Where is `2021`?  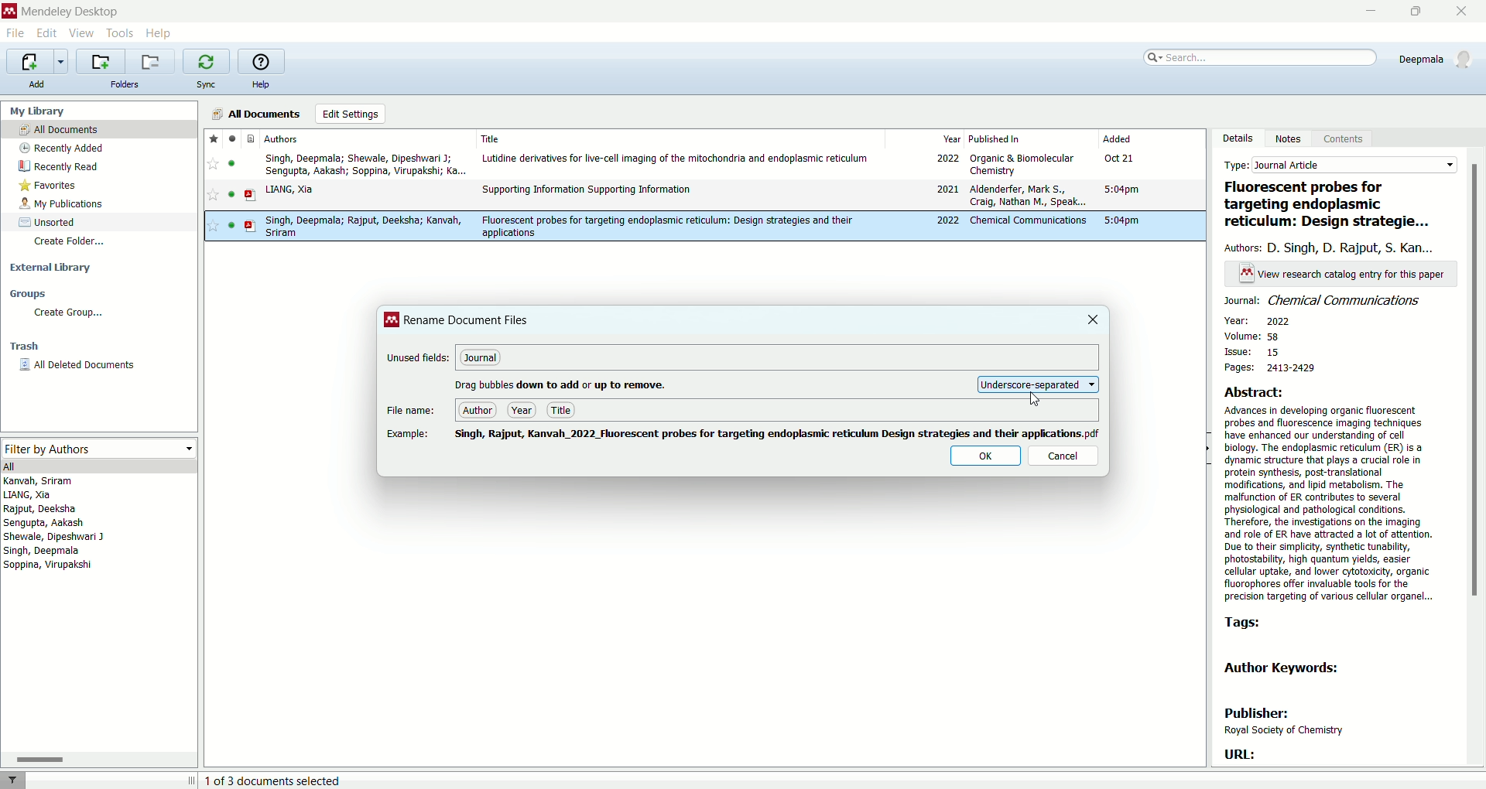 2021 is located at coordinates (944, 190).